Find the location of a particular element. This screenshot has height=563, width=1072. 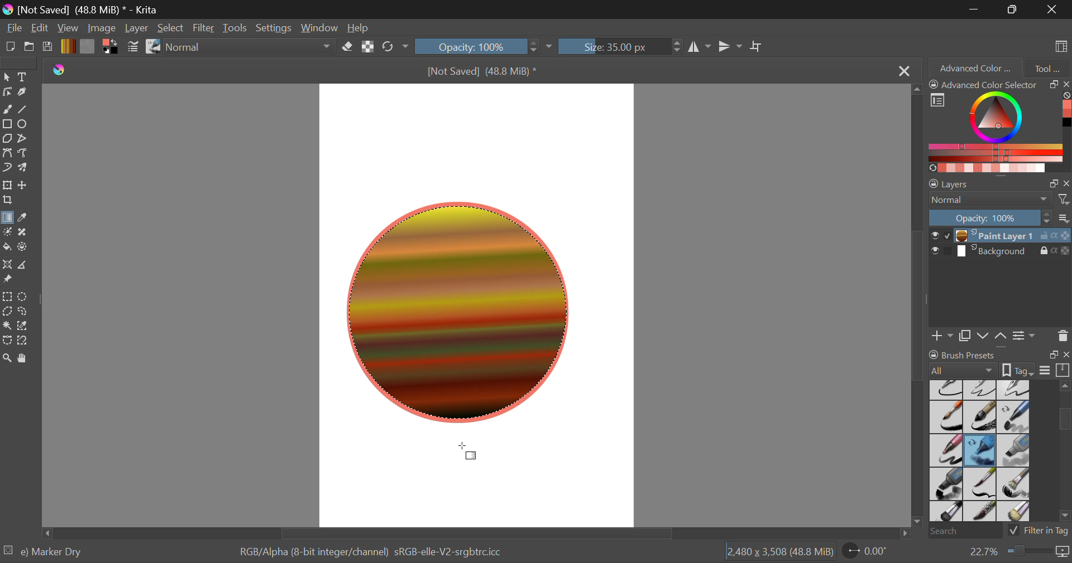

[Not Saved] (48.8 MiB) * - Krita is located at coordinates (91, 10).